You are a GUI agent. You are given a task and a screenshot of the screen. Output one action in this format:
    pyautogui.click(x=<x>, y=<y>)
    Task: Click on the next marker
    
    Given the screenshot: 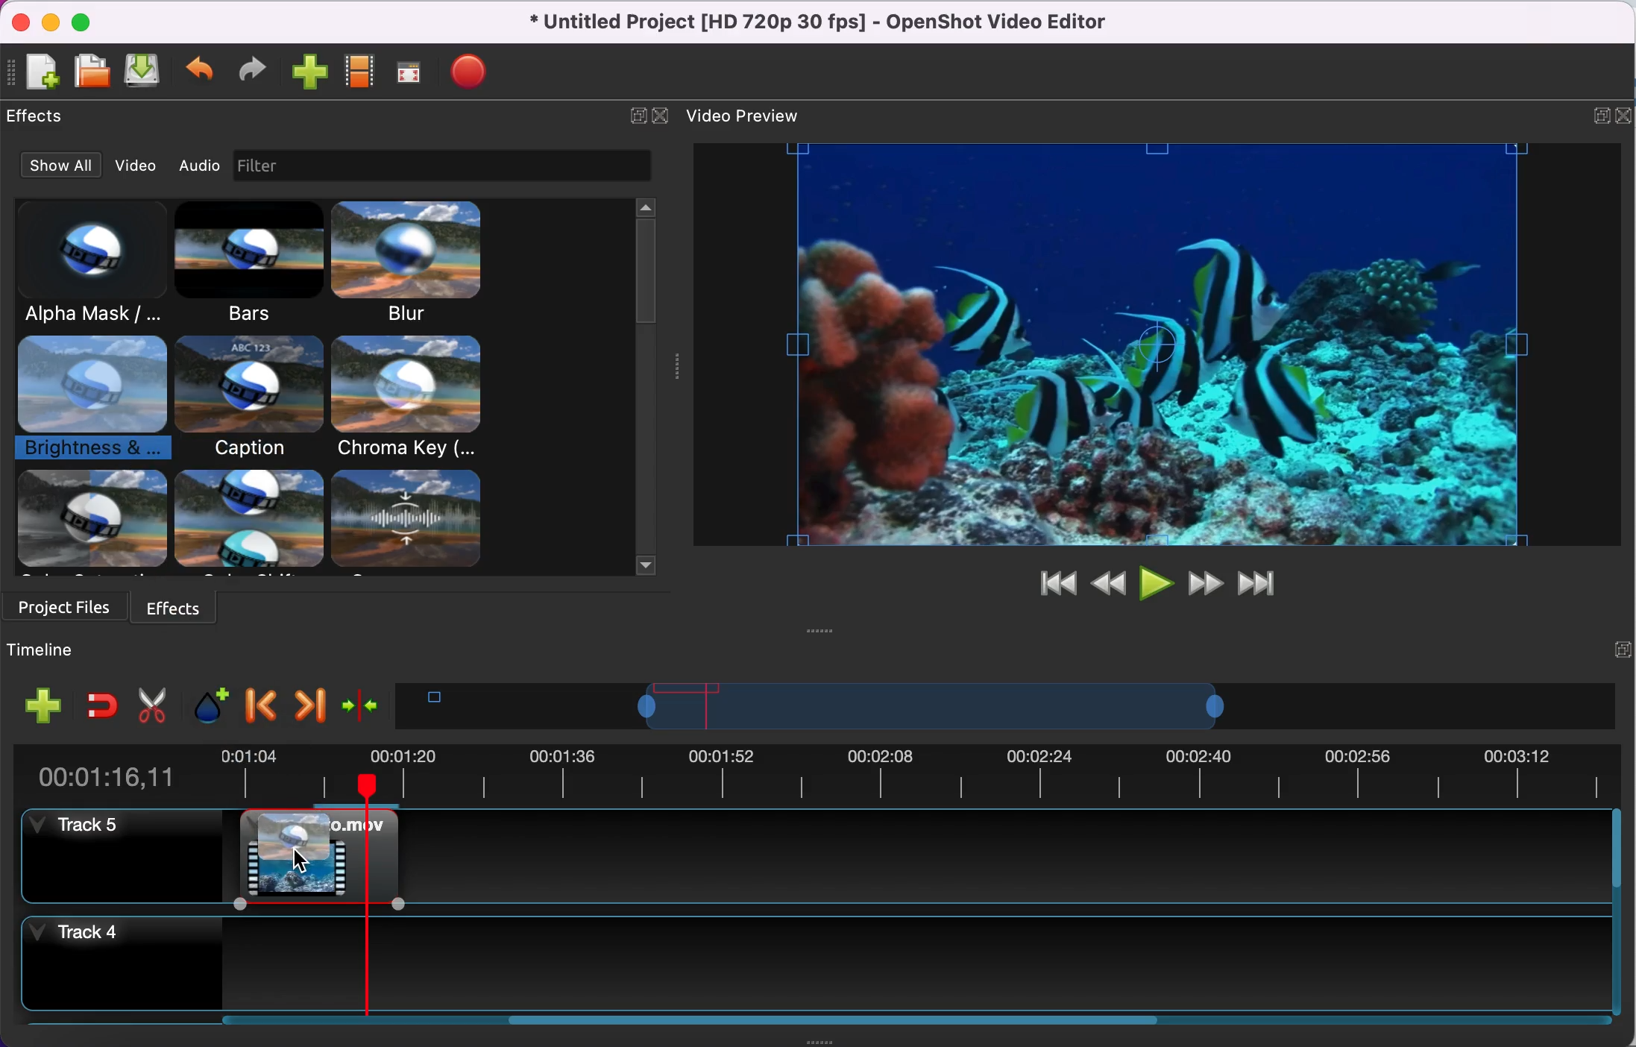 What is the action you would take?
    pyautogui.click(x=308, y=702)
    